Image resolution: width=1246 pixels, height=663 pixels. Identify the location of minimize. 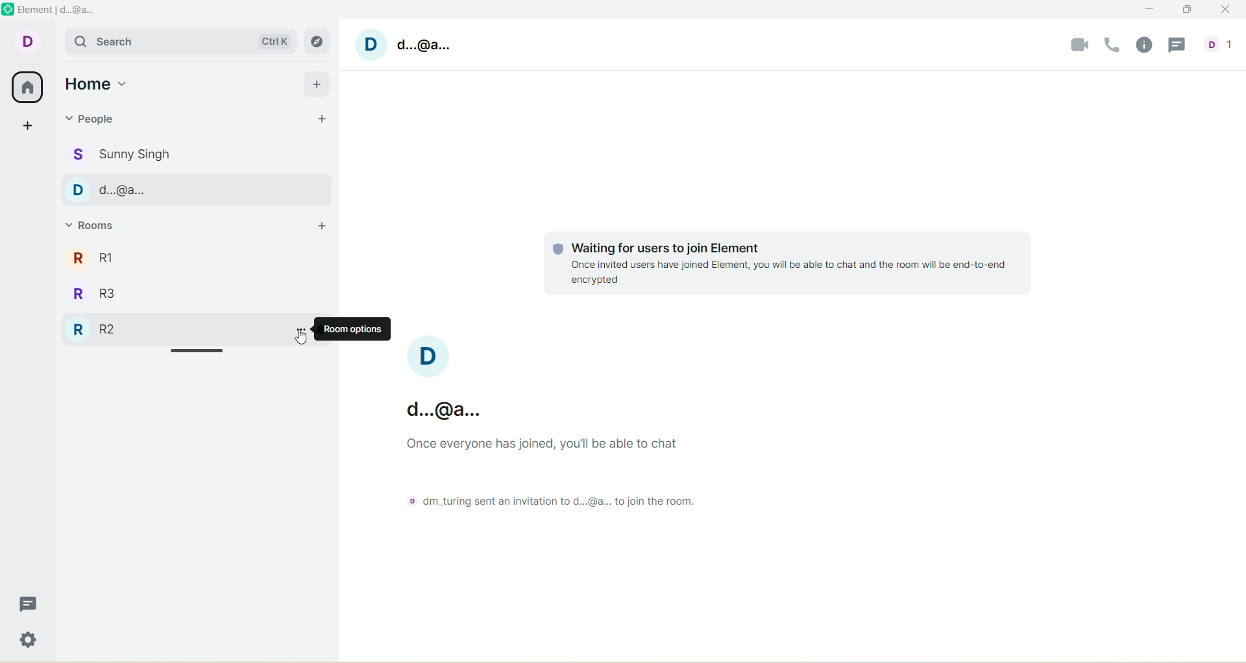
(1152, 10).